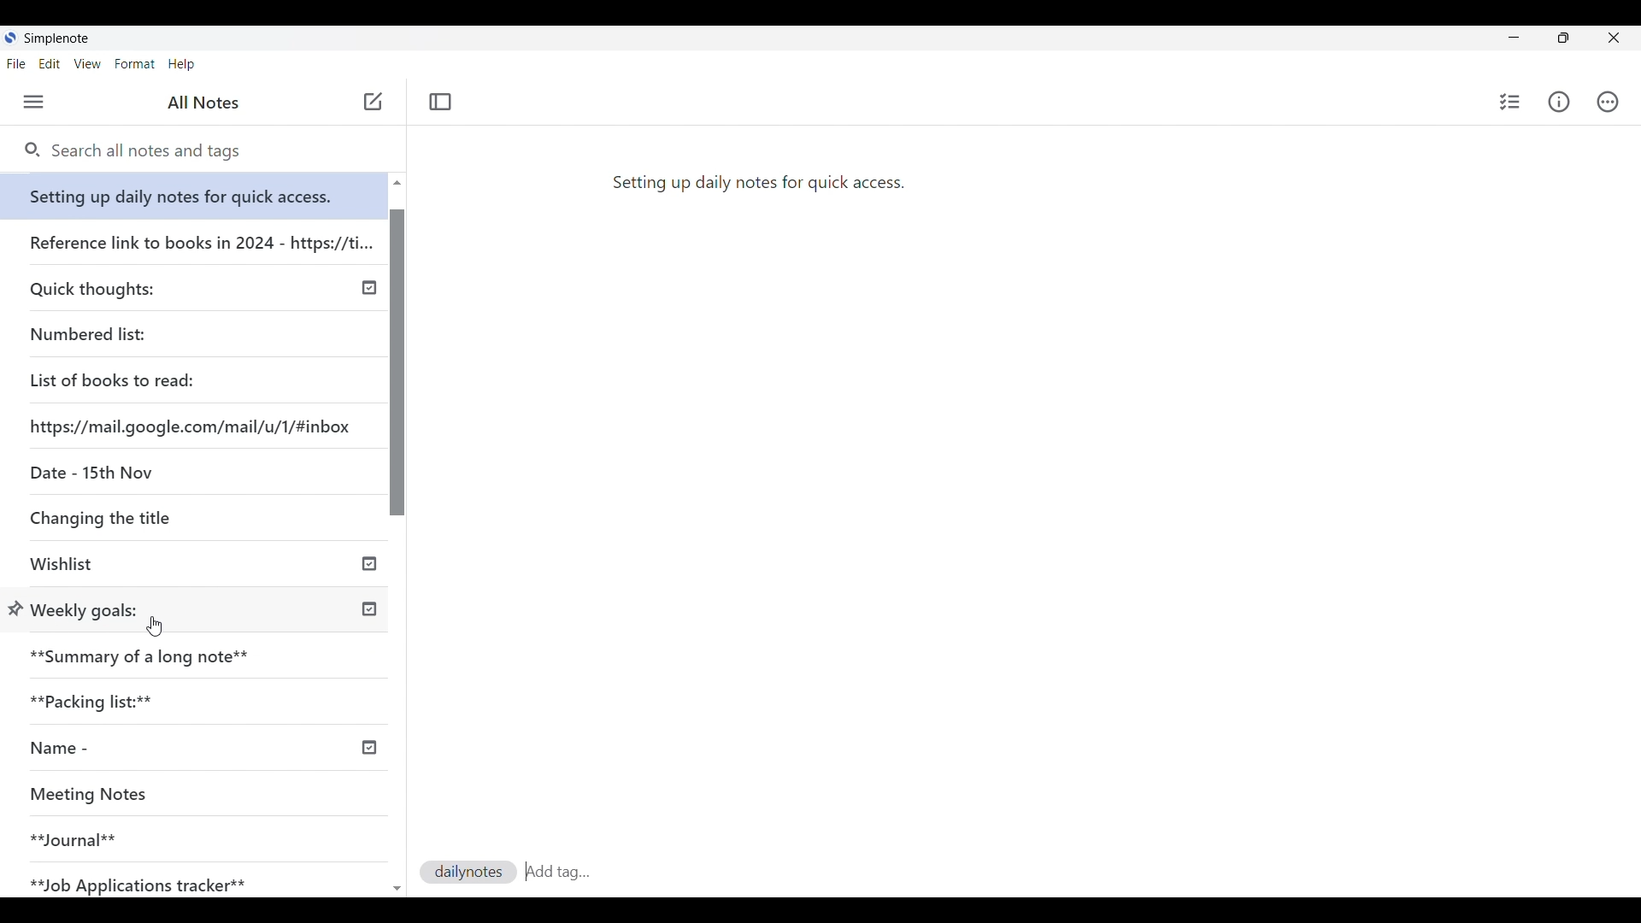 The width and height of the screenshot is (1641, 923). What do you see at coordinates (757, 180) in the screenshot?
I see `setting uo daily notes for quick access` at bounding box center [757, 180].